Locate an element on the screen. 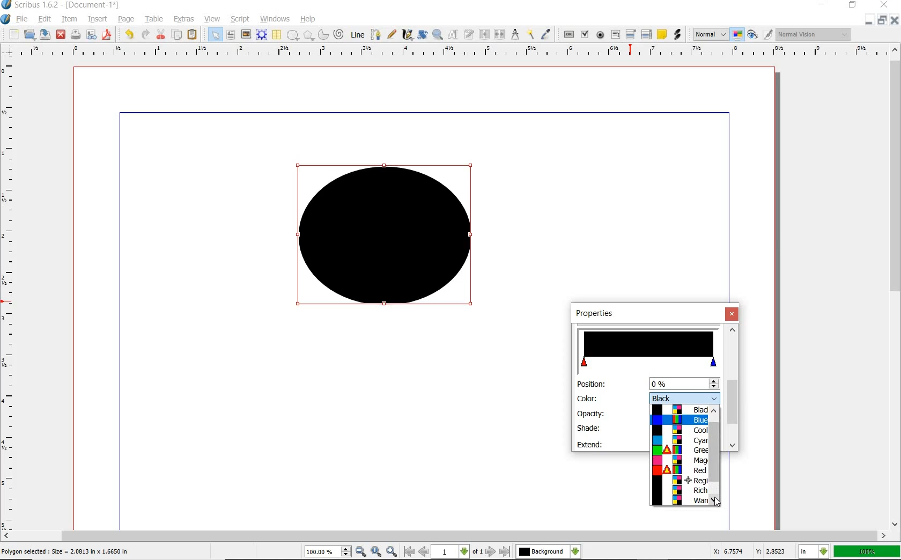 This screenshot has width=901, height=560. next is located at coordinates (491, 551).